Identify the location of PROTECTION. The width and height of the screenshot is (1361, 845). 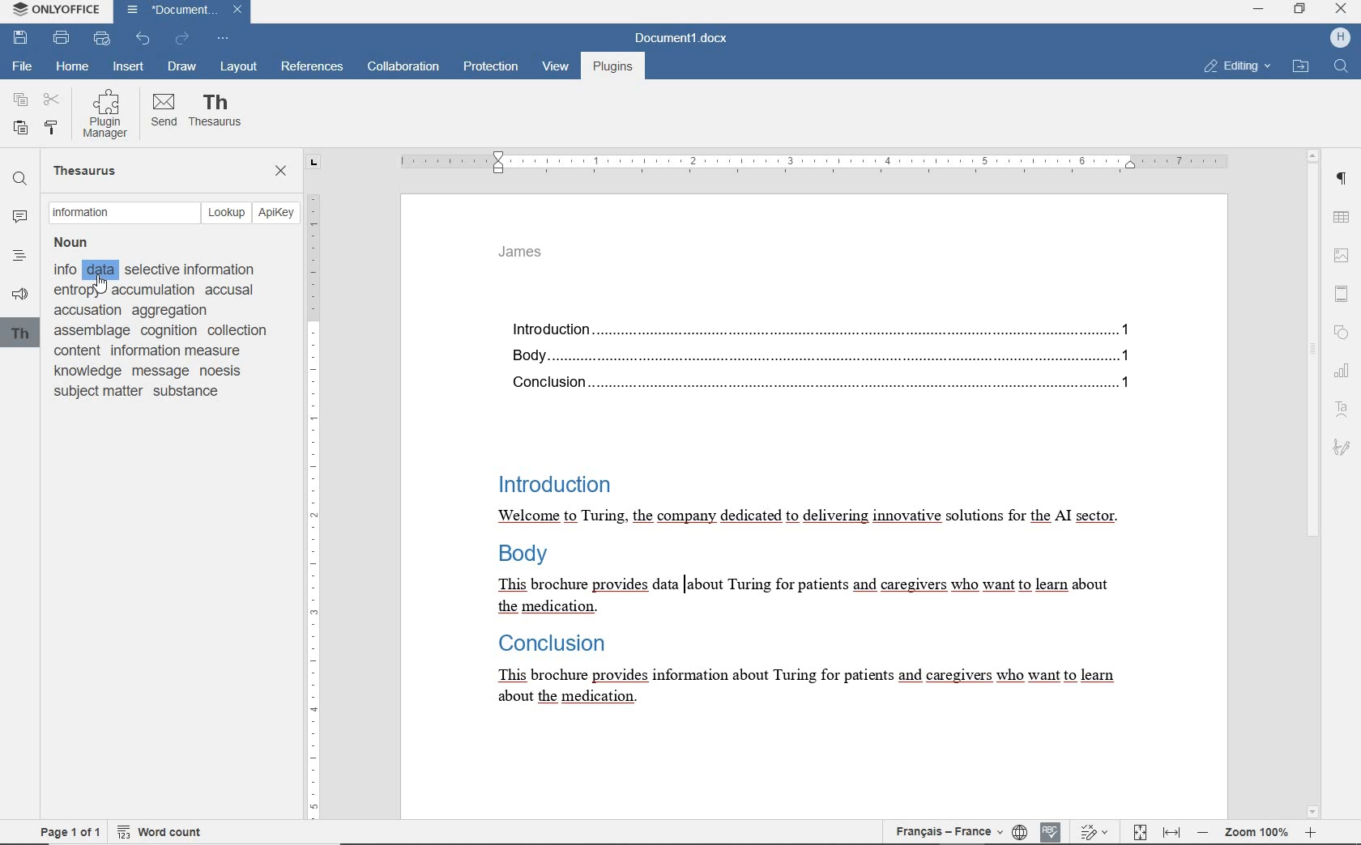
(490, 68).